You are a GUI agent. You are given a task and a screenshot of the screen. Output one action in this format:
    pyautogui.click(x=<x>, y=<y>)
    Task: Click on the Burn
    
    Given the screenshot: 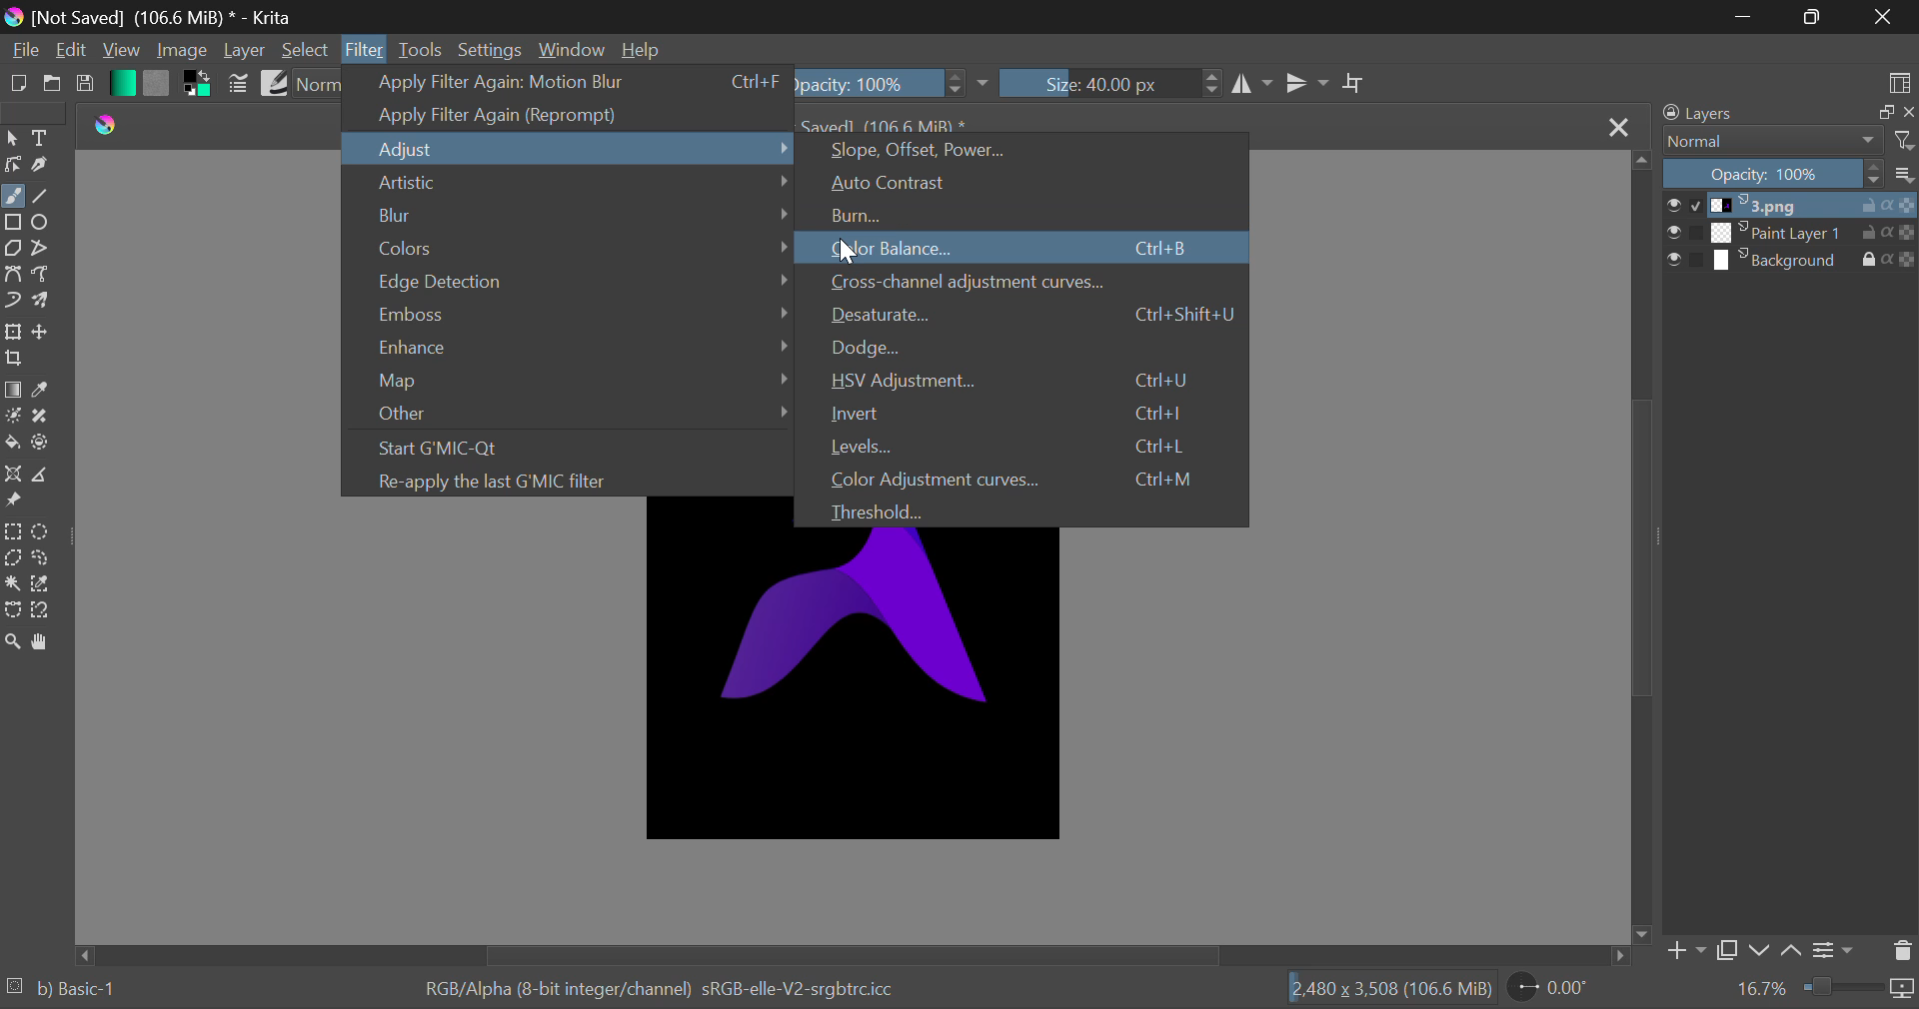 What is the action you would take?
    pyautogui.click(x=1031, y=219)
    